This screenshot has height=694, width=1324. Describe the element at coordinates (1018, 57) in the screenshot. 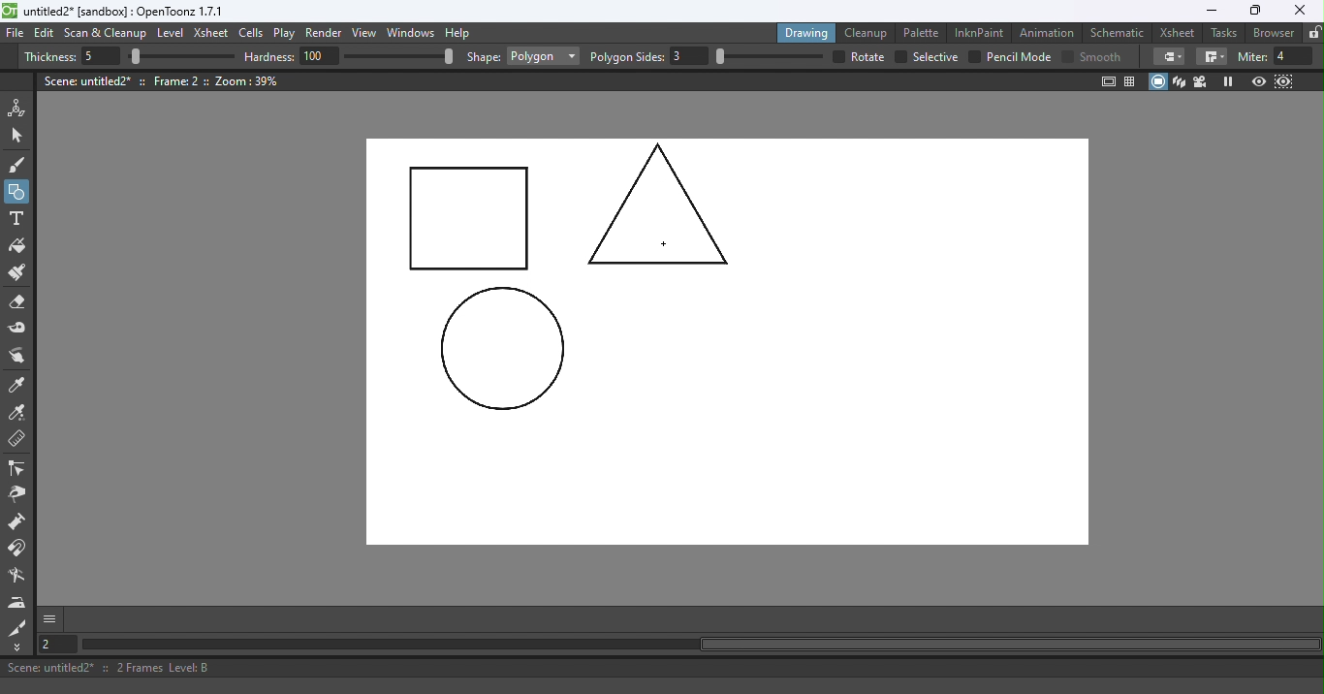

I see `Pencil mode` at that location.